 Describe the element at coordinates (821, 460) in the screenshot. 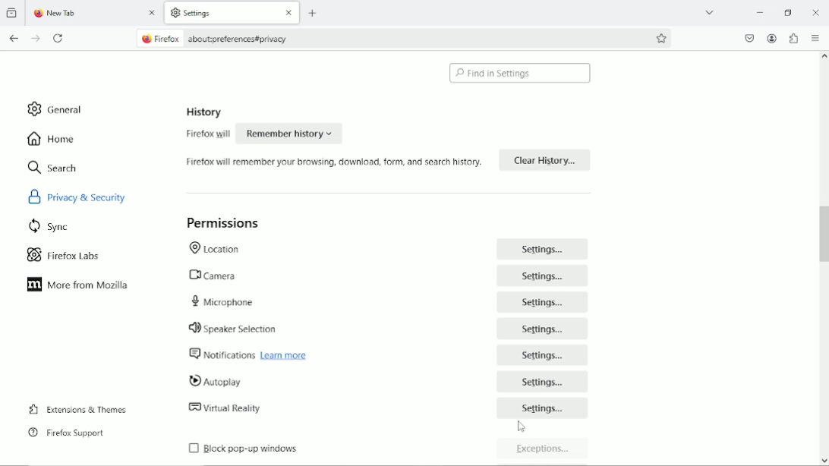

I see `scroll down` at that location.